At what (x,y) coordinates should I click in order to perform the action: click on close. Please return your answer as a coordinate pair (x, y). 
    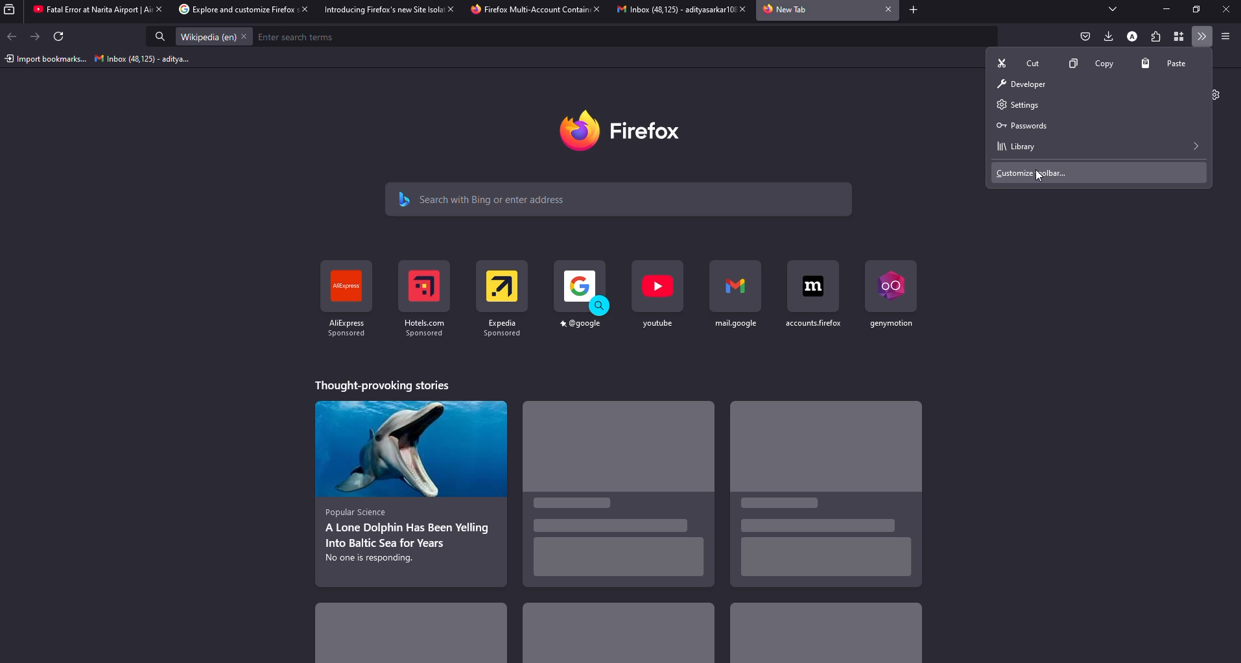
    Looking at the image, I should click on (448, 8).